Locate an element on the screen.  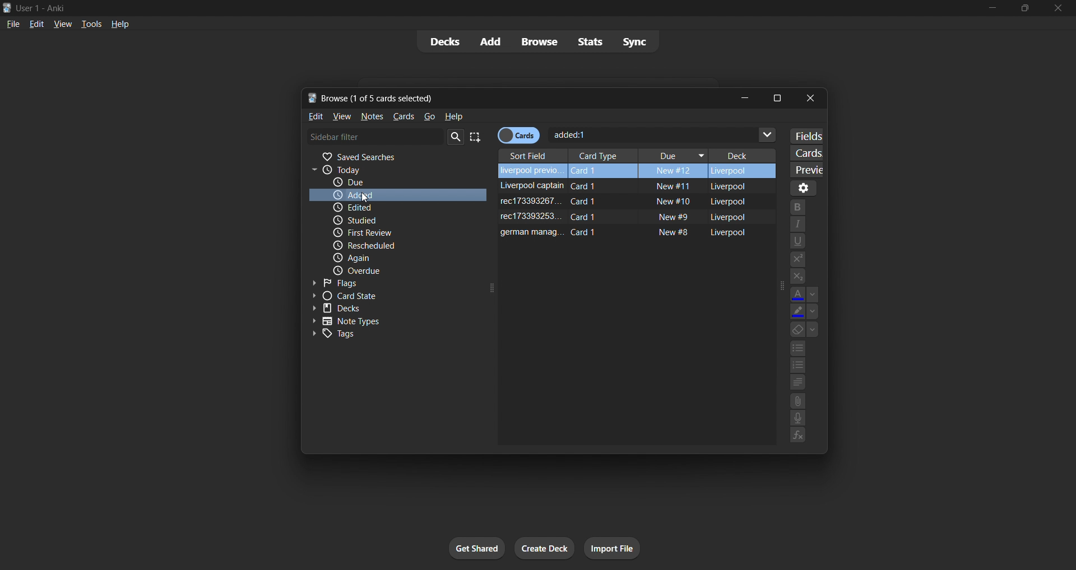
note types filter toggle is located at coordinates (388, 321).